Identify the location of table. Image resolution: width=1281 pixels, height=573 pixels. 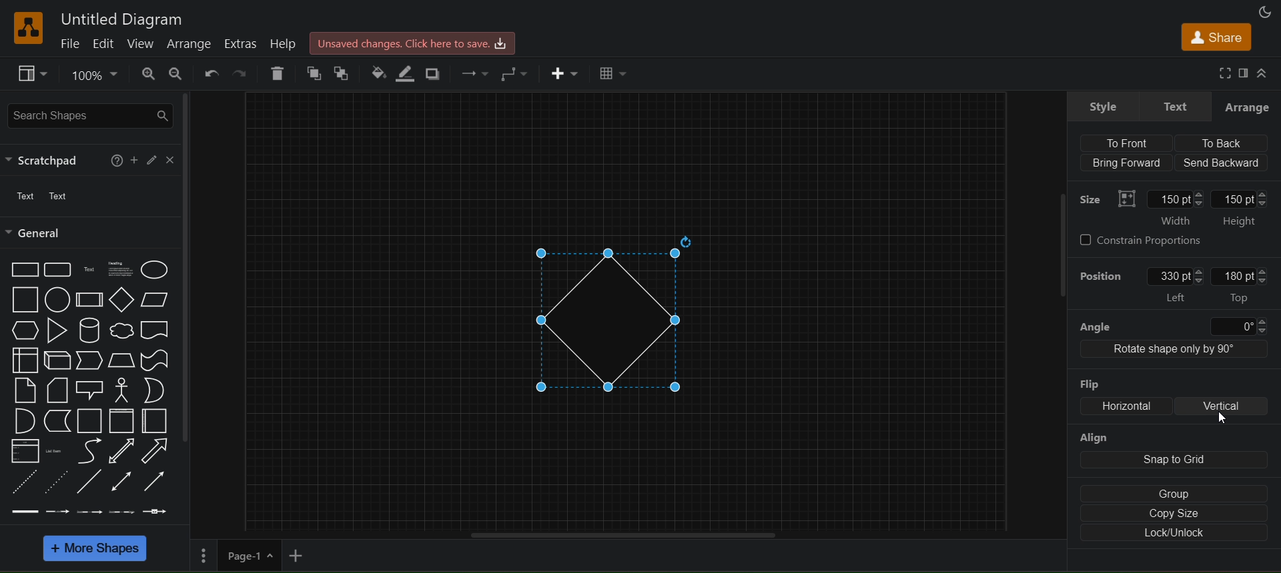
(614, 73).